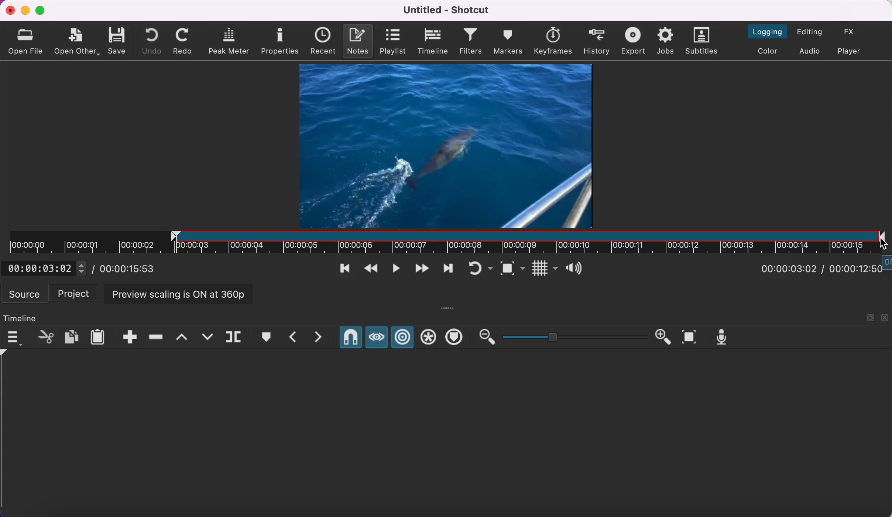 The height and width of the screenshot is (517, 892). I want to click on next marker, so click(320, 338).